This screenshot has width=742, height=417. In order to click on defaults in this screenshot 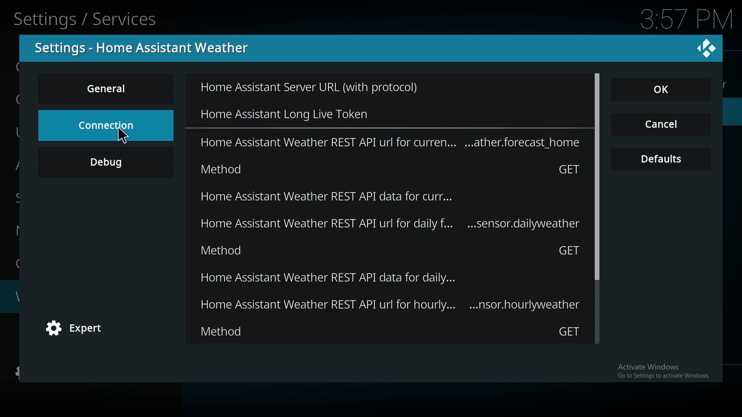, I will do `click(662, 159)`.